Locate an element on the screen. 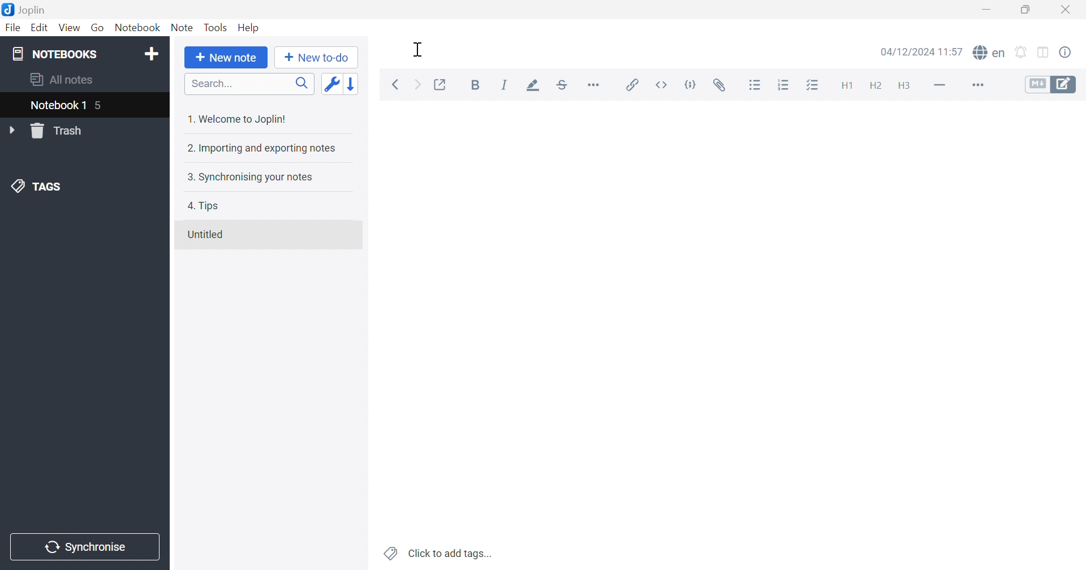 Image resolution: width=1086 pixels, height=570 pixels. Reverse sort order is located at coordinates (352, 84).